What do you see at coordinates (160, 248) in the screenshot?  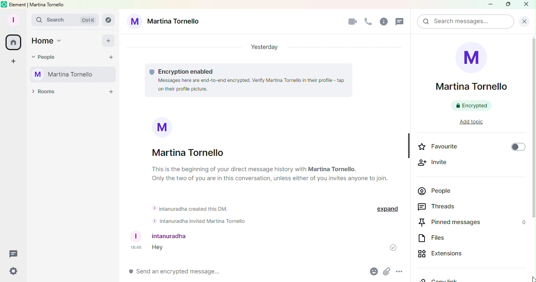 I see `hey` at bounding box center [160, 248].